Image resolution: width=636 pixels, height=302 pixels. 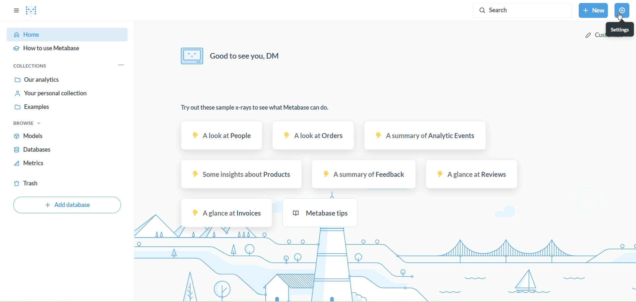 I want to click on add database, so click(x=68, y=205).